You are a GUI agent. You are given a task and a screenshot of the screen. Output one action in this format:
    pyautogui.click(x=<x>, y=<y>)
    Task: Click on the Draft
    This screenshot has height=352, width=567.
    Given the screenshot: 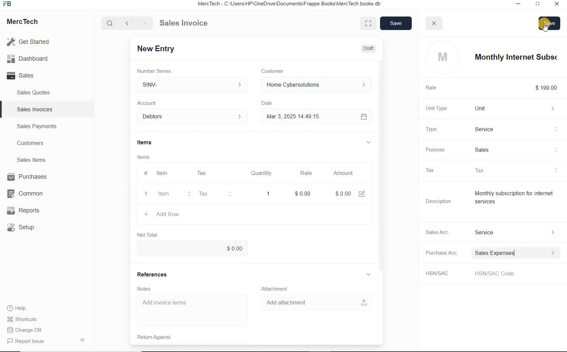 What is the action you would take?
    pyautogui.click(x=365, y=48)
    